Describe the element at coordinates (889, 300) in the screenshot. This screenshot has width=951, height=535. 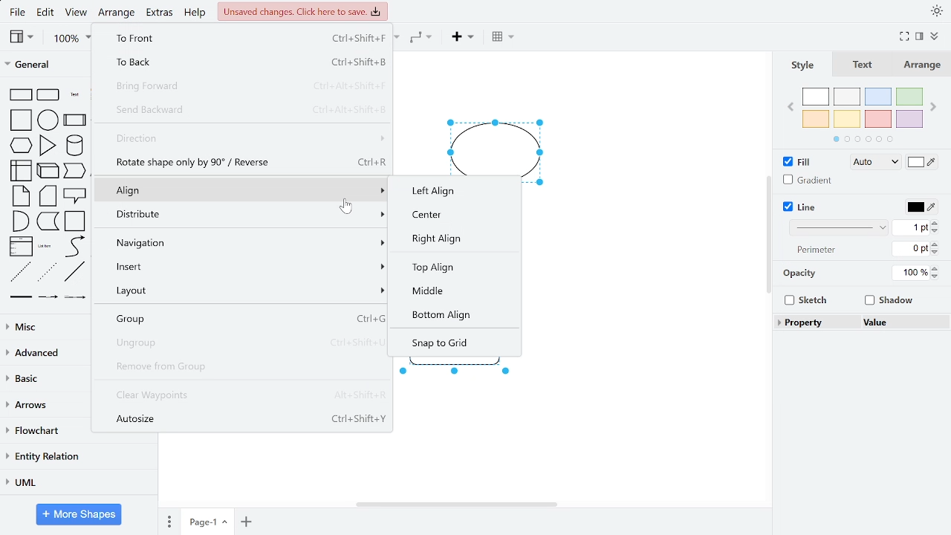
I see `Shadow` at that location.